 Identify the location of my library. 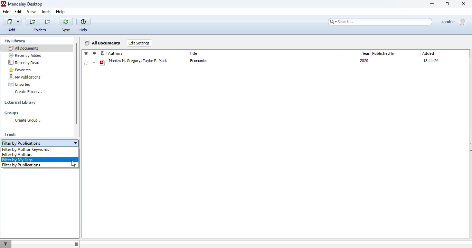
(15, 41).